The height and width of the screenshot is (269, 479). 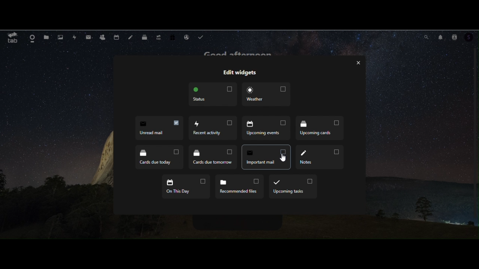 What do you see at coordinates (33, 38) in the screenshot?
I see `dashboard` at bounding box center [33, 38].